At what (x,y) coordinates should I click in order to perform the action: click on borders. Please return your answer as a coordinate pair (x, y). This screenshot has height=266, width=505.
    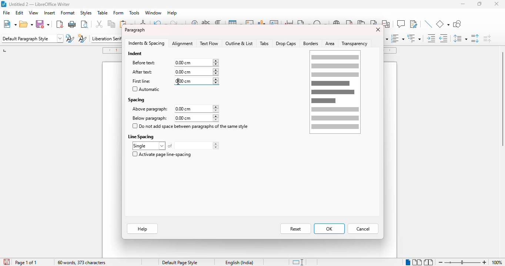
    Looking at the image, I should click on (311, 44).